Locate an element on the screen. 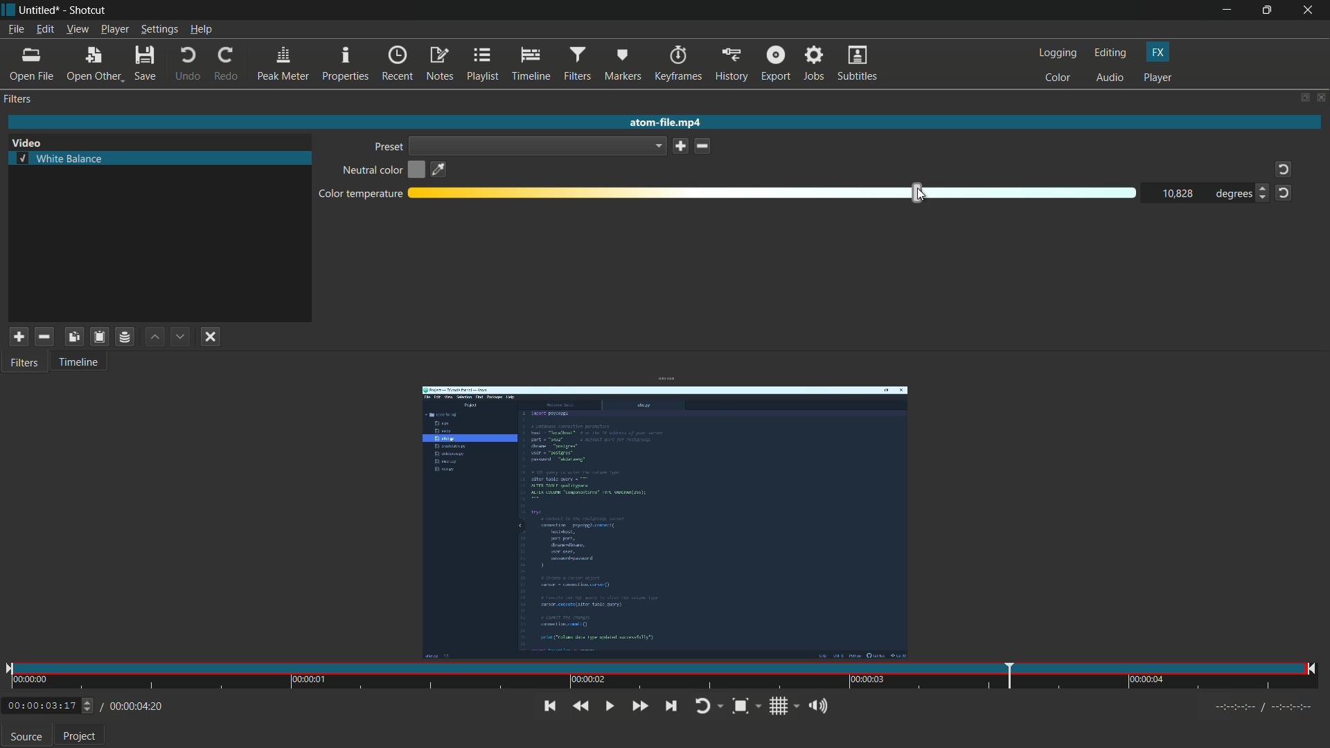  player menu is located at coordinates (115, 29).